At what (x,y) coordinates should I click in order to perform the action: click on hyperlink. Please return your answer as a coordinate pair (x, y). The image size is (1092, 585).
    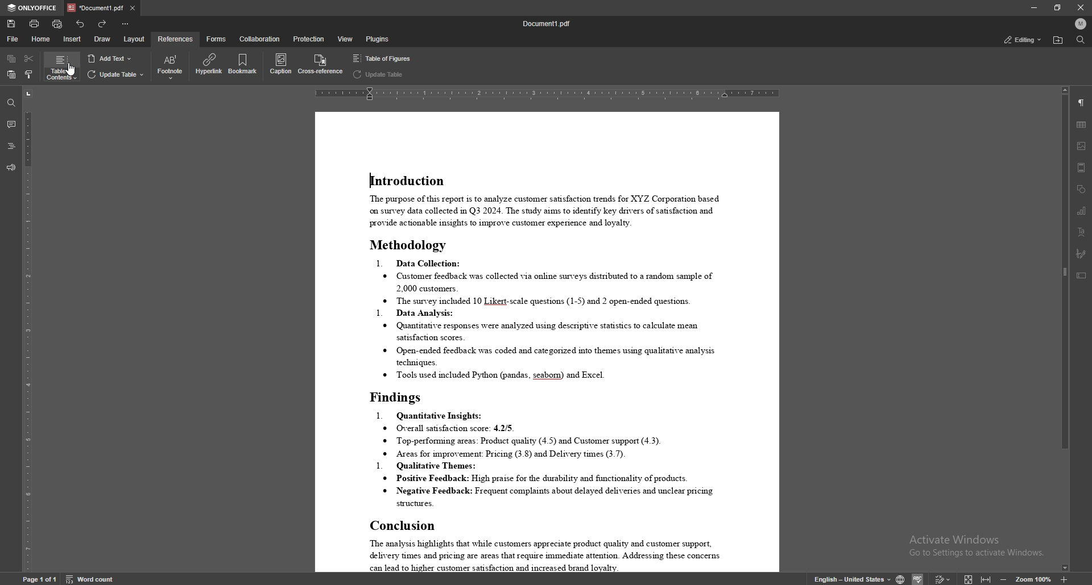
    Looking at the image, I should click on (211, 64).